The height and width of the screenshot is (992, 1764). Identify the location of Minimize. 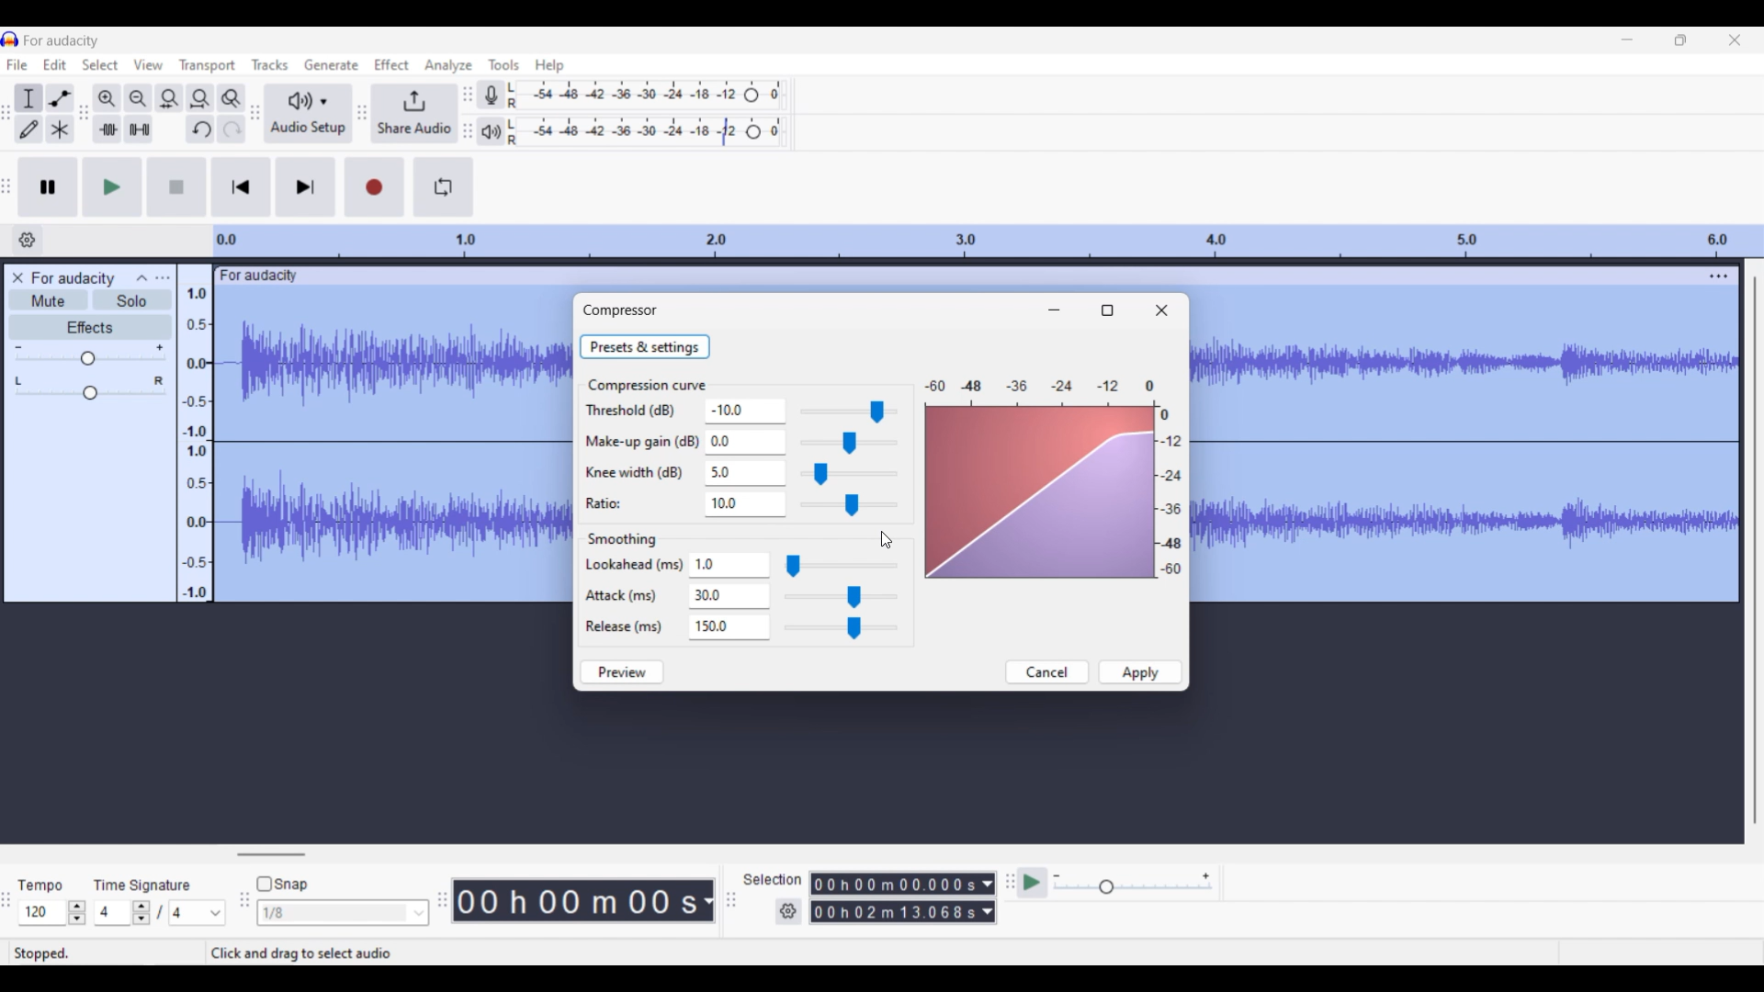
(1054, 310).